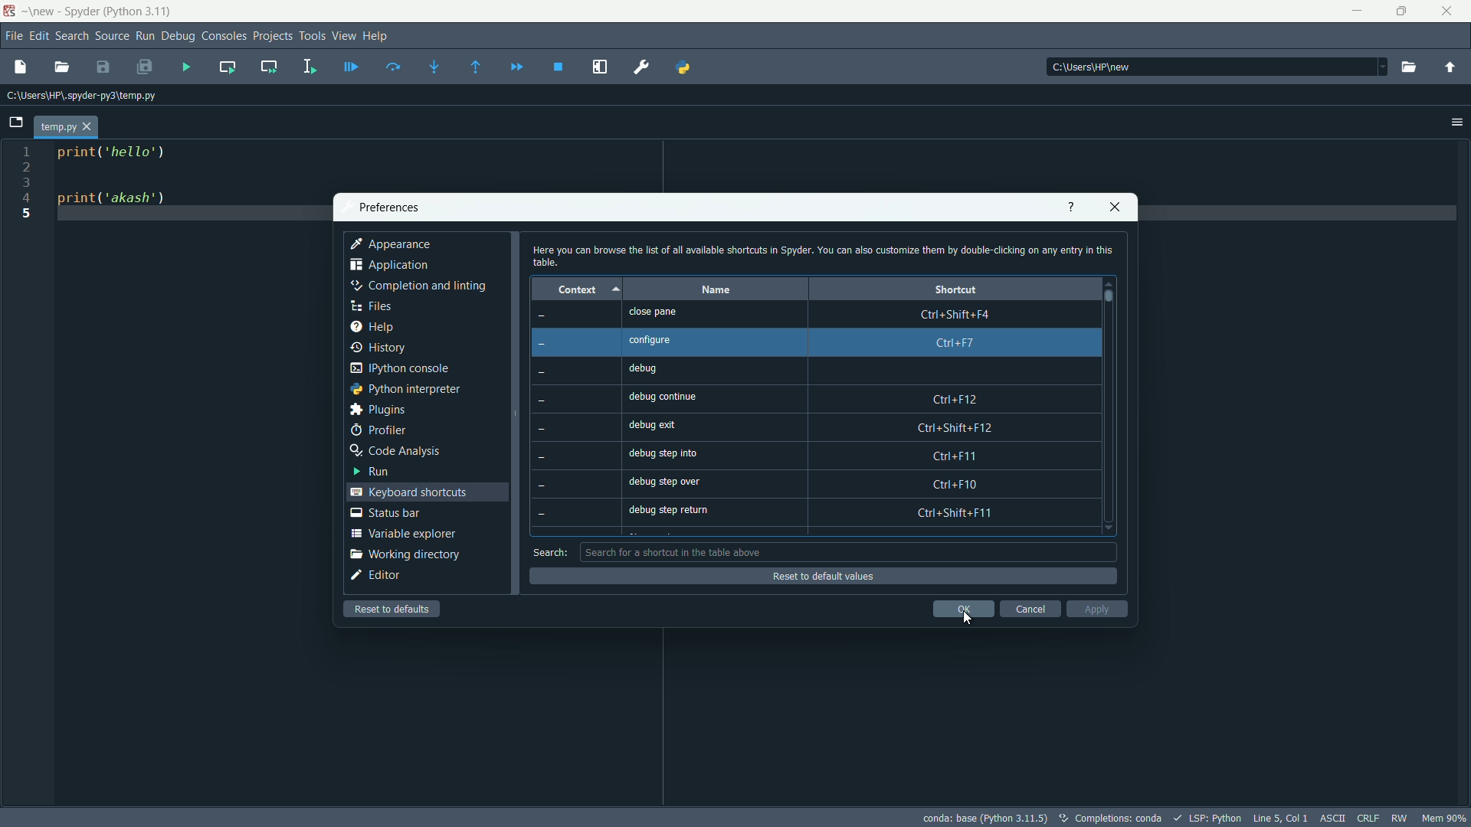  Describe the element at coordinates (224, 36) in the screenshot. I see `consoles menu` at that location.